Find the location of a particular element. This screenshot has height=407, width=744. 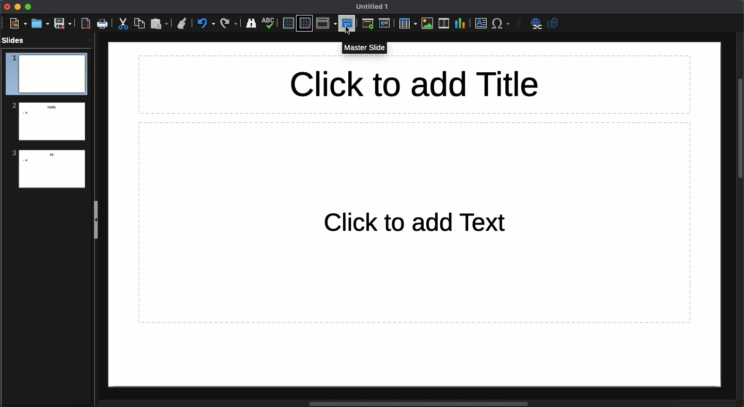

Minimize is located at coordinates (17, 7).